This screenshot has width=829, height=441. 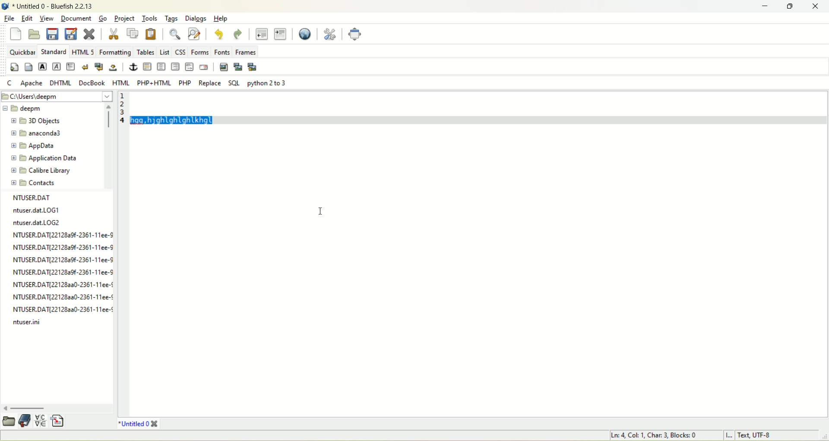 I want to click on application icon, so click(x=5, y=6).